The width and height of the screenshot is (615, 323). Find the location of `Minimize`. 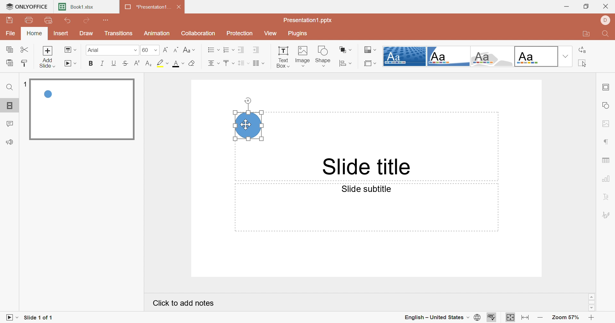

Minimize is located at coordinates (568, 6).